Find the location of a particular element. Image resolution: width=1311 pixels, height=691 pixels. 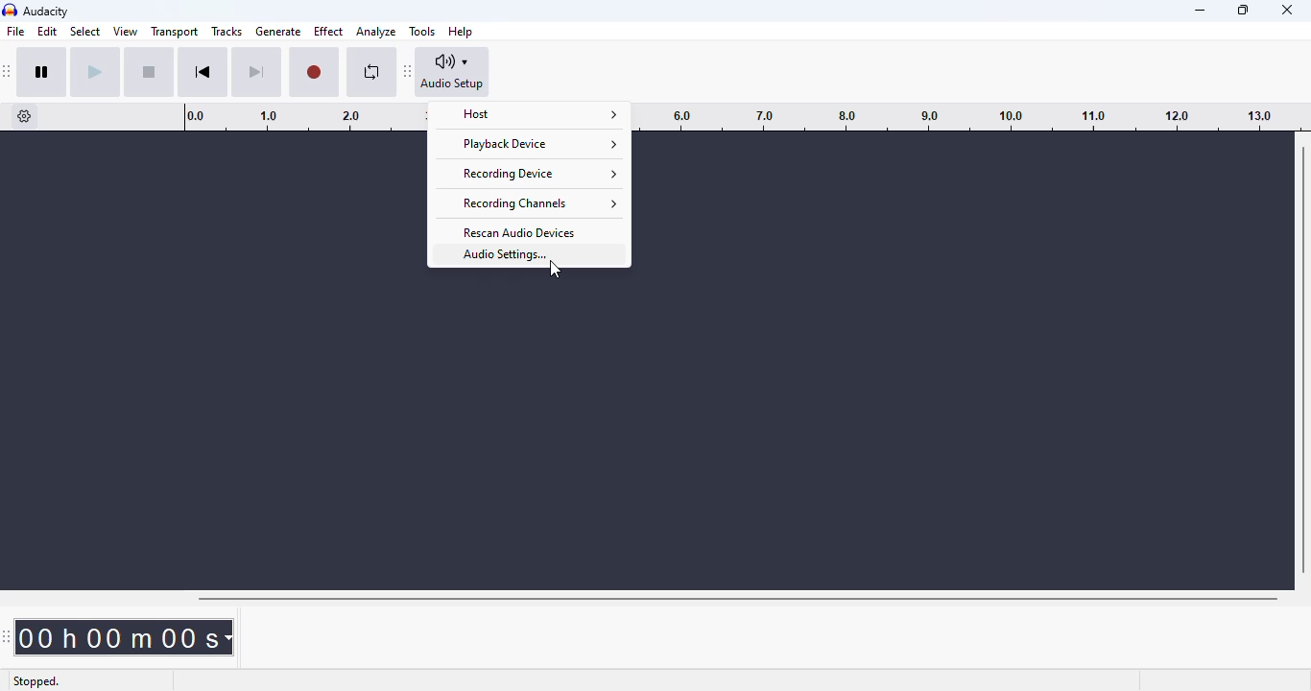

audacity time toolbar is located at coordinates (9, 636).